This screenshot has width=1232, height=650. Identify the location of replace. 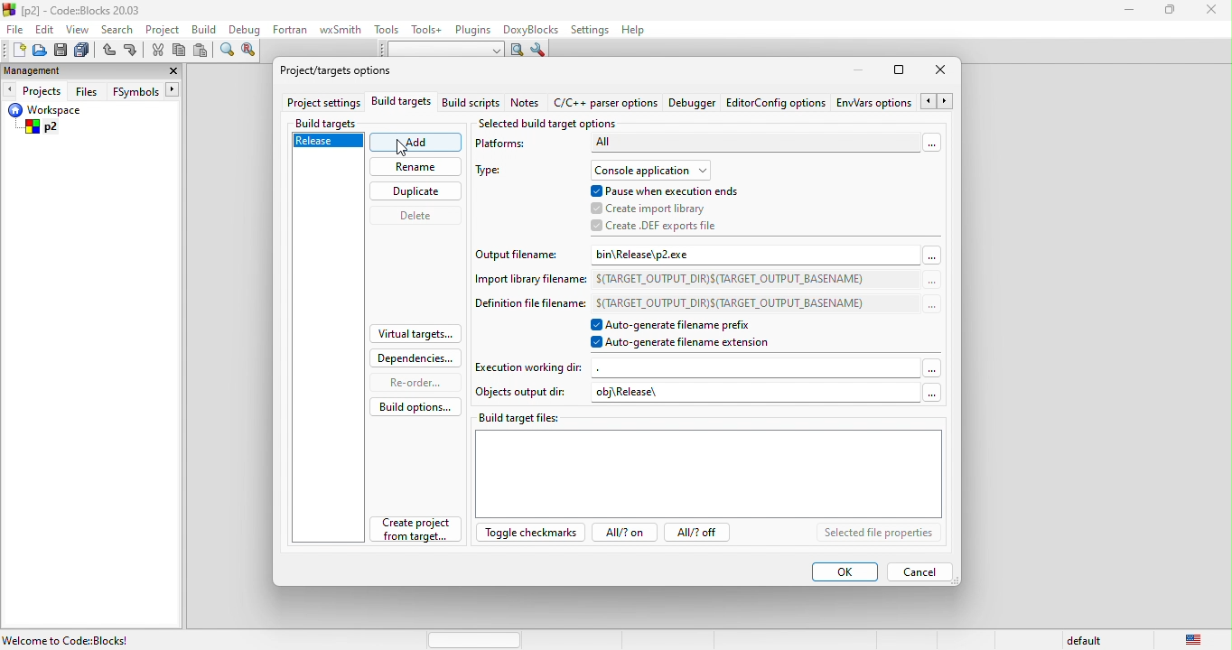
(252, 51).